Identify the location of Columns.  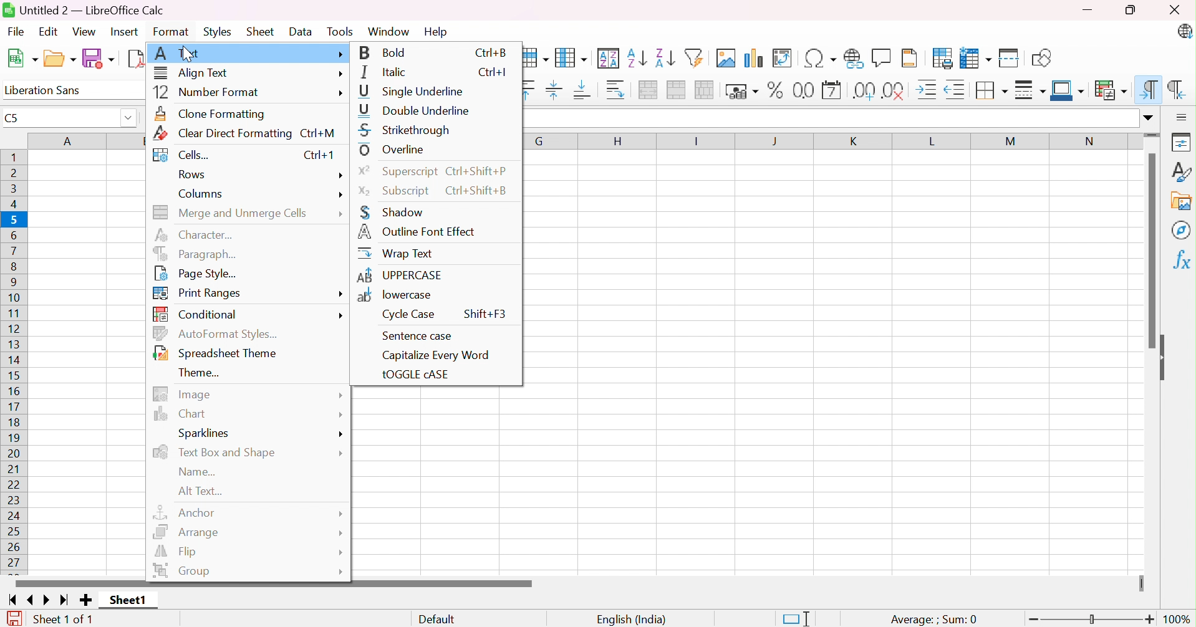
(203, 194).